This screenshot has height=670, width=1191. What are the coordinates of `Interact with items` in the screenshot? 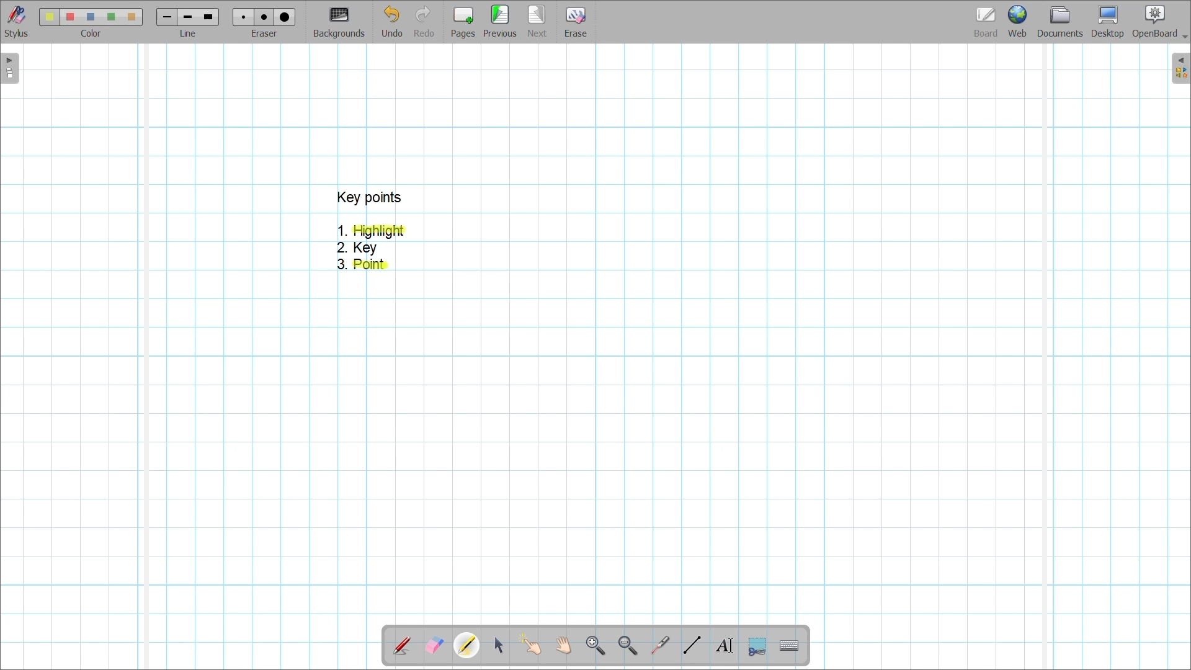 It's located at (530, 645).